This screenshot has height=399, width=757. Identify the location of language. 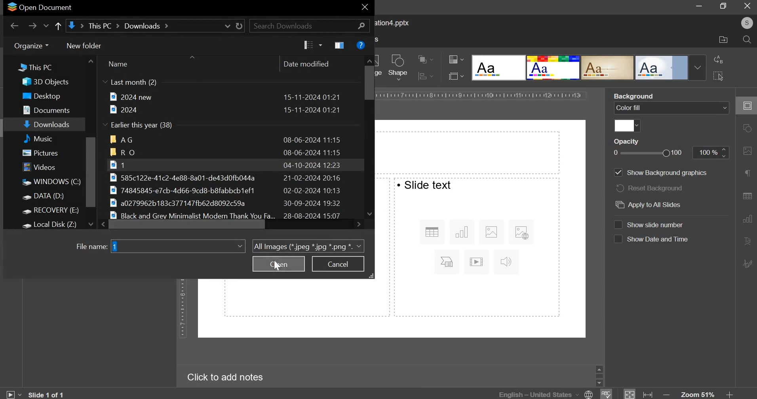
(547, 393).